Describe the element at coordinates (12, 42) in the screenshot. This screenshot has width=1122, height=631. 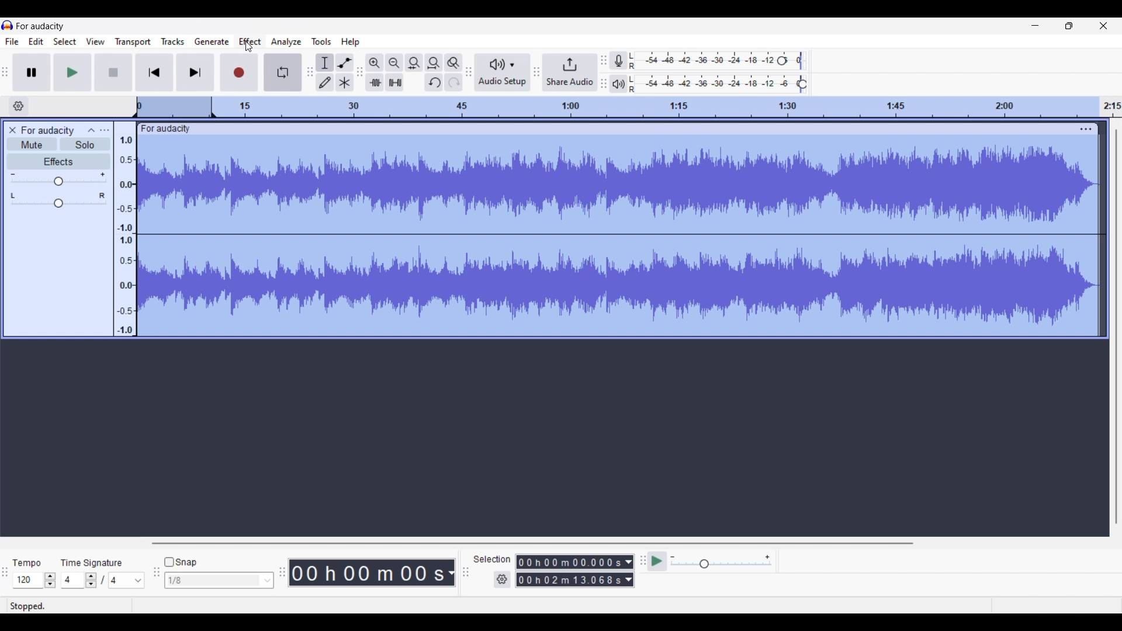
I see `File menu` at that location.